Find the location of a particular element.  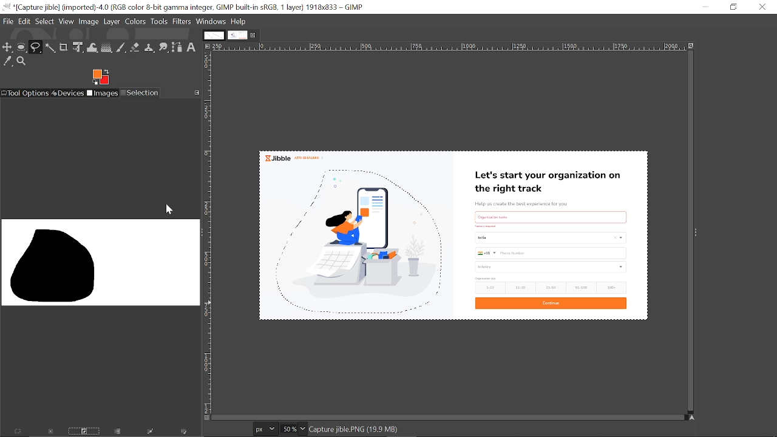

Save the selection to a channel is located at coordinates (120, 433).